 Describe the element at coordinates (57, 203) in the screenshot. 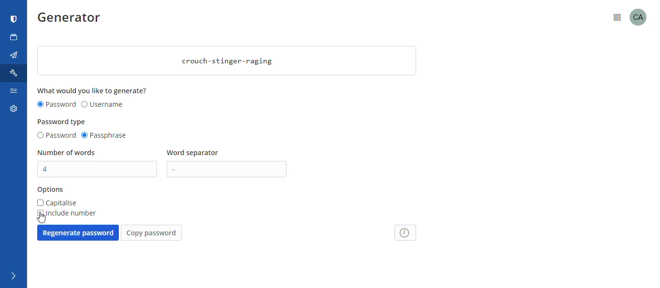

I see `capitalise checkbox` at that location.